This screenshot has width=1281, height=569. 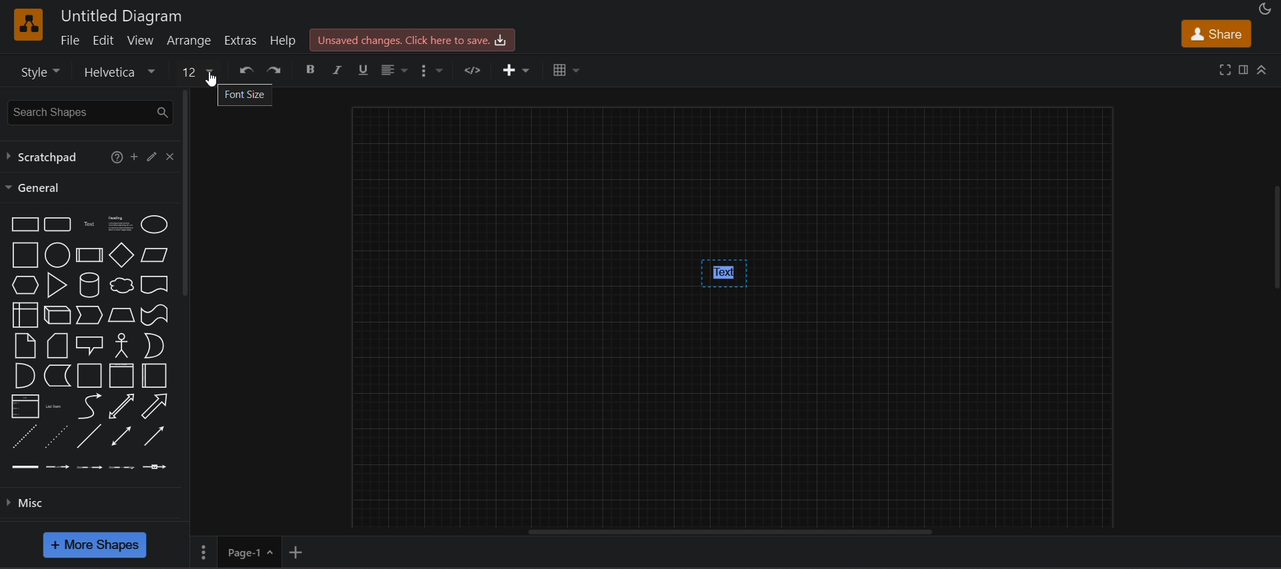 What do you see at coordinates (365, 71) in the screenshot?
I see `underline` at bounding box center [365, 71].